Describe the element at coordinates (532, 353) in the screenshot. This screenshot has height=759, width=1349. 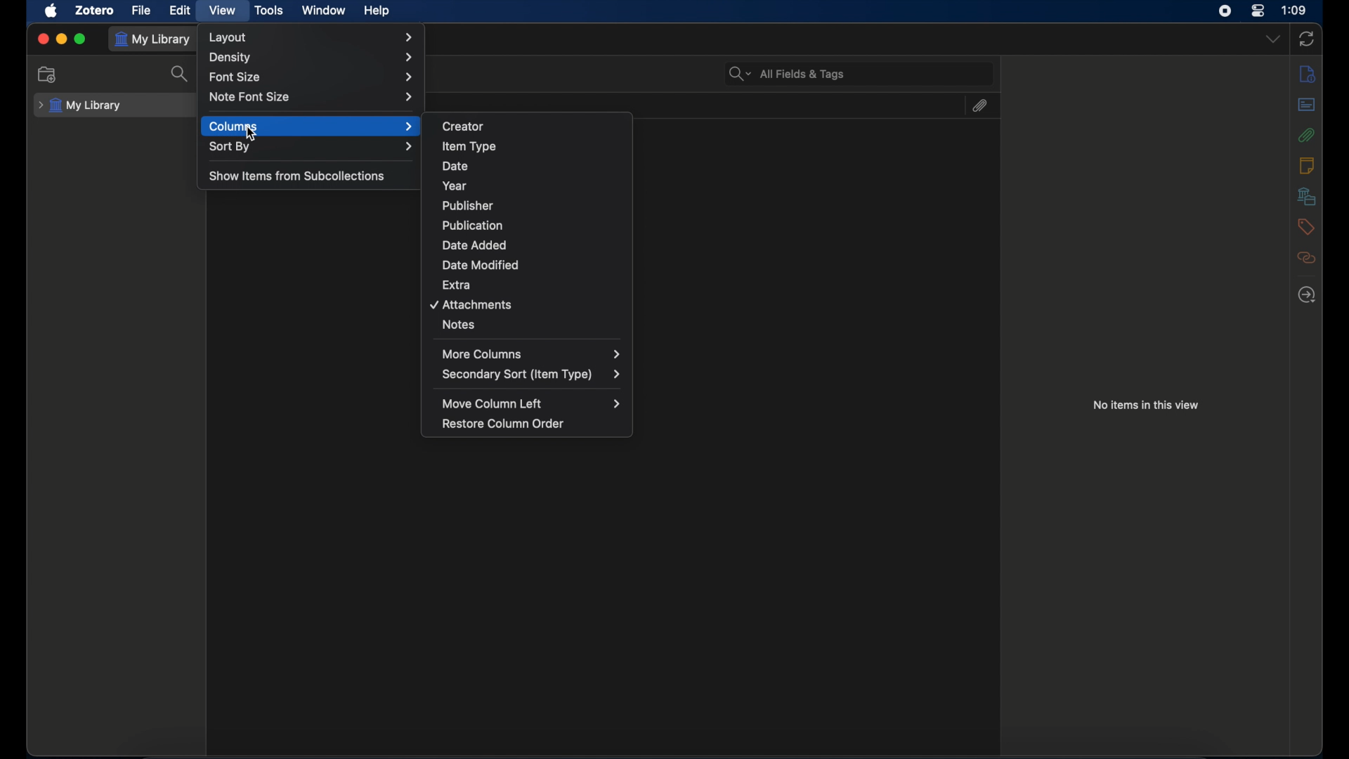
I see `more columns` at that location.